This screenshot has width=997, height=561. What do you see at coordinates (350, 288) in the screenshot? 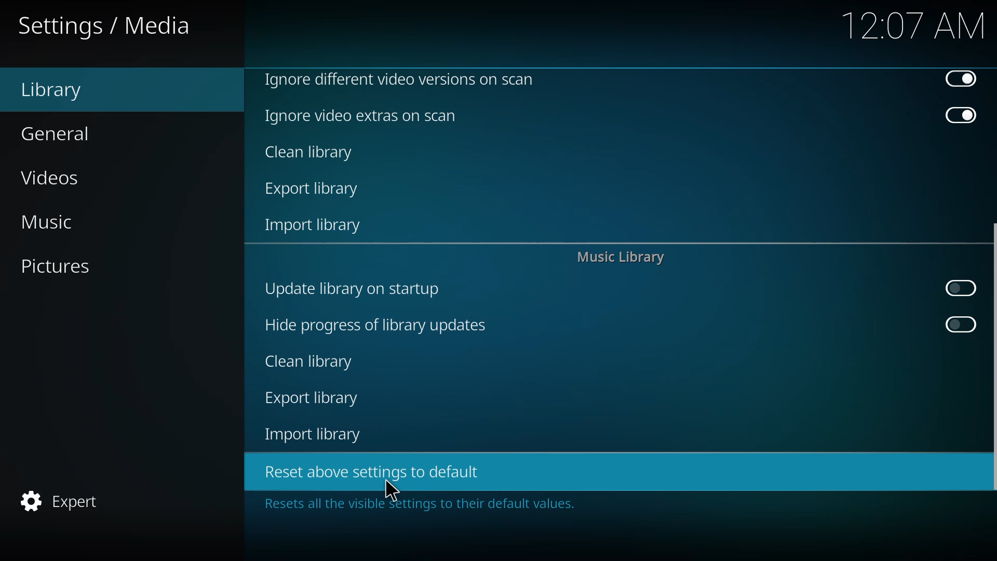
I see `update library` at bounding box center [350, 288].